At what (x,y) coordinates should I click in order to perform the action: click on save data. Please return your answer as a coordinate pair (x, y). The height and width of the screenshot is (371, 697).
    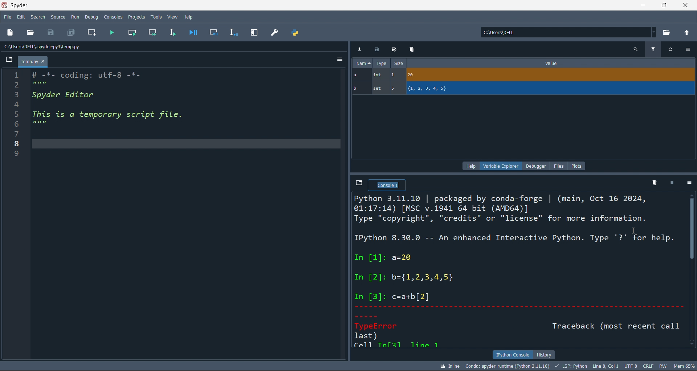
    Looking at the image, I should click on (376, 50).